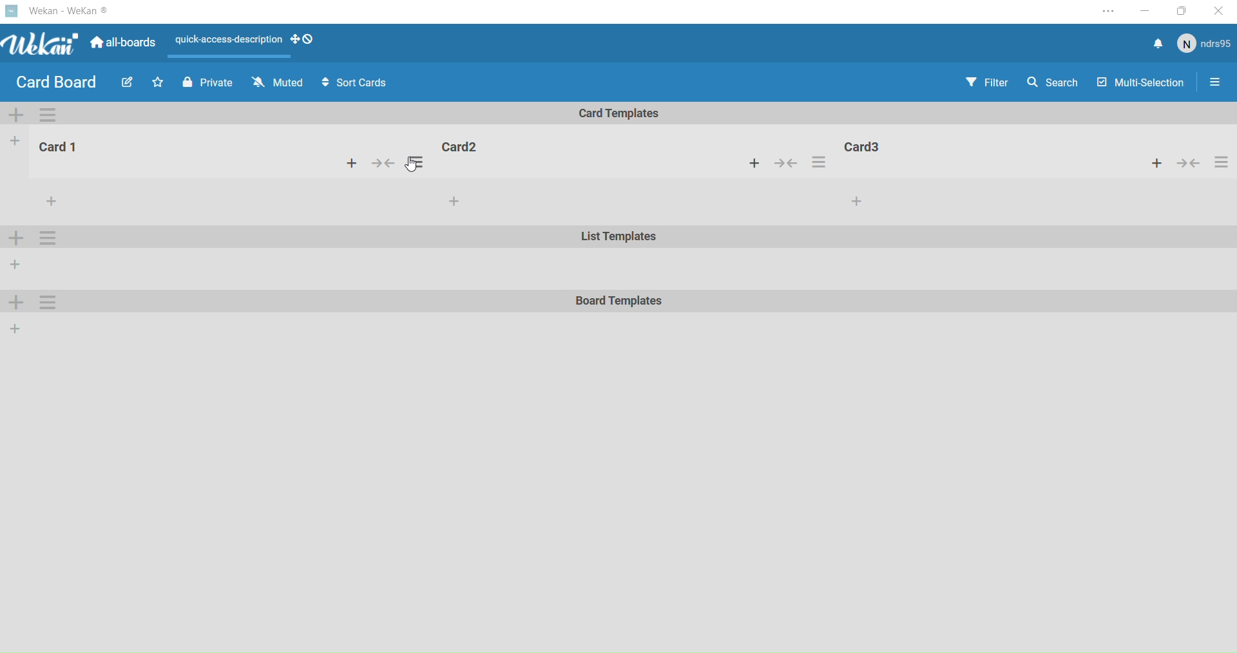 This screenshot has height=653, width=1237. What do you see at coordinates (358, 84) in the screenshot?
I see `Sort Cards` at bounding box center [358, 84].